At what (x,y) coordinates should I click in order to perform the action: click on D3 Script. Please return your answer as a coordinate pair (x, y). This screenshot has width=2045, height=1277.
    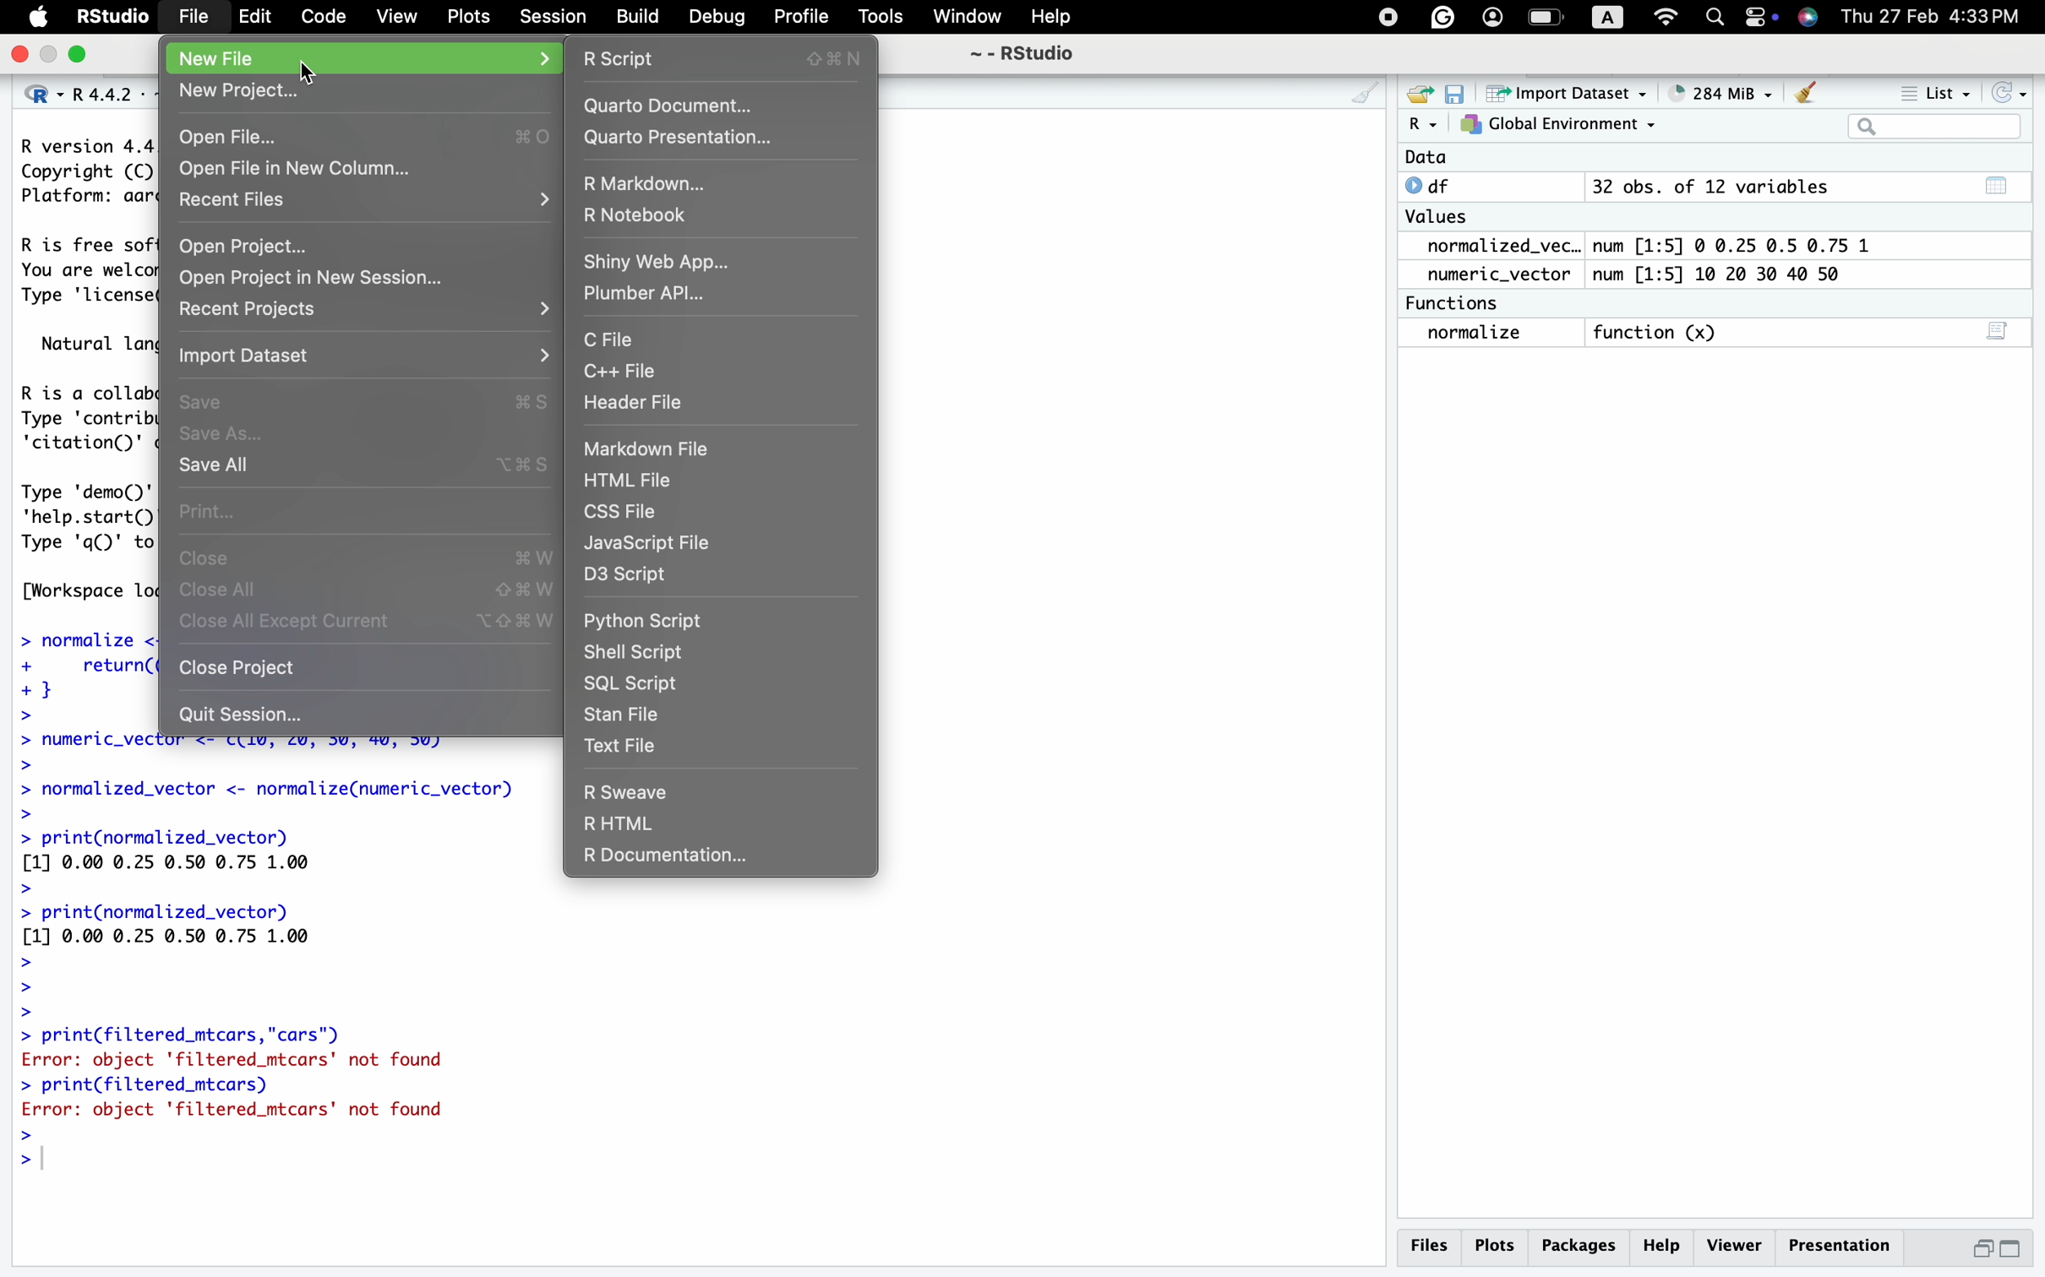
    Looking at the image, I should click on (641, 579).